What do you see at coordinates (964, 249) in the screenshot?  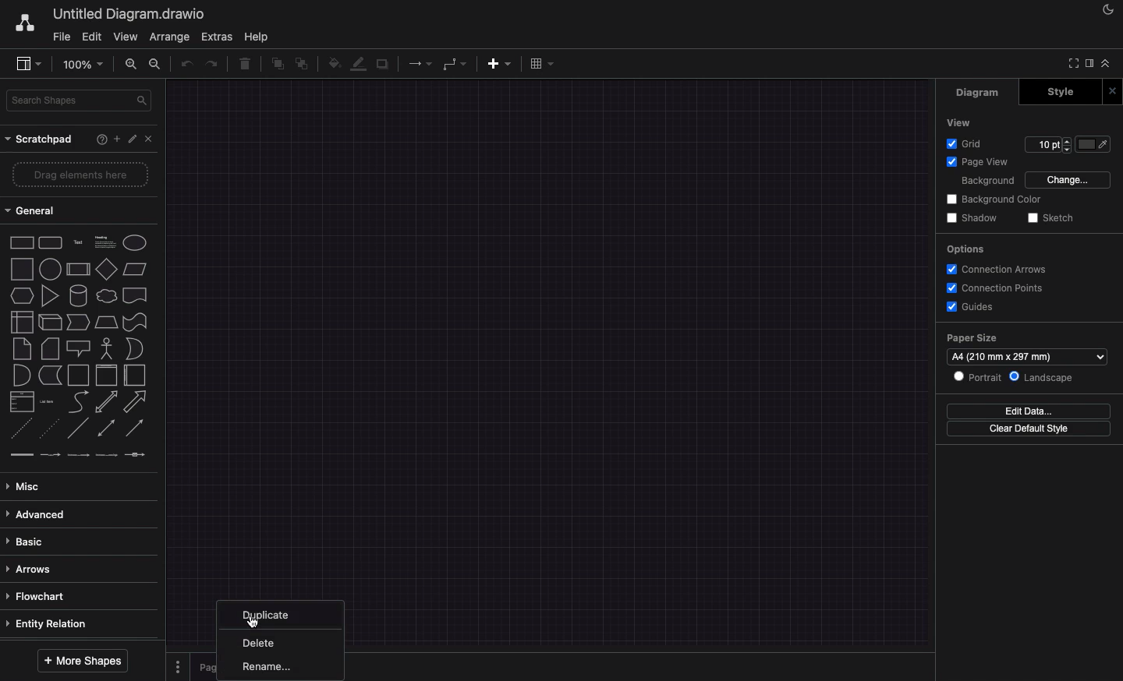 I see `options` at bounding box center [964, 249].